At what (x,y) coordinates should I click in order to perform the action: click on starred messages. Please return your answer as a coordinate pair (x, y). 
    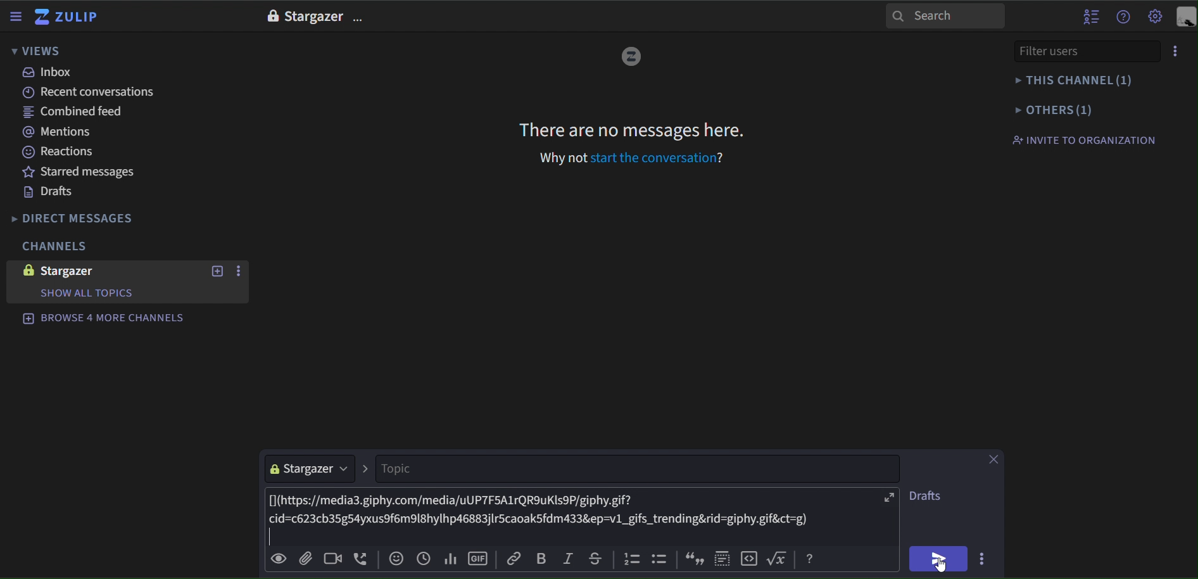
    Looking at the image, I should click on (80, 171).